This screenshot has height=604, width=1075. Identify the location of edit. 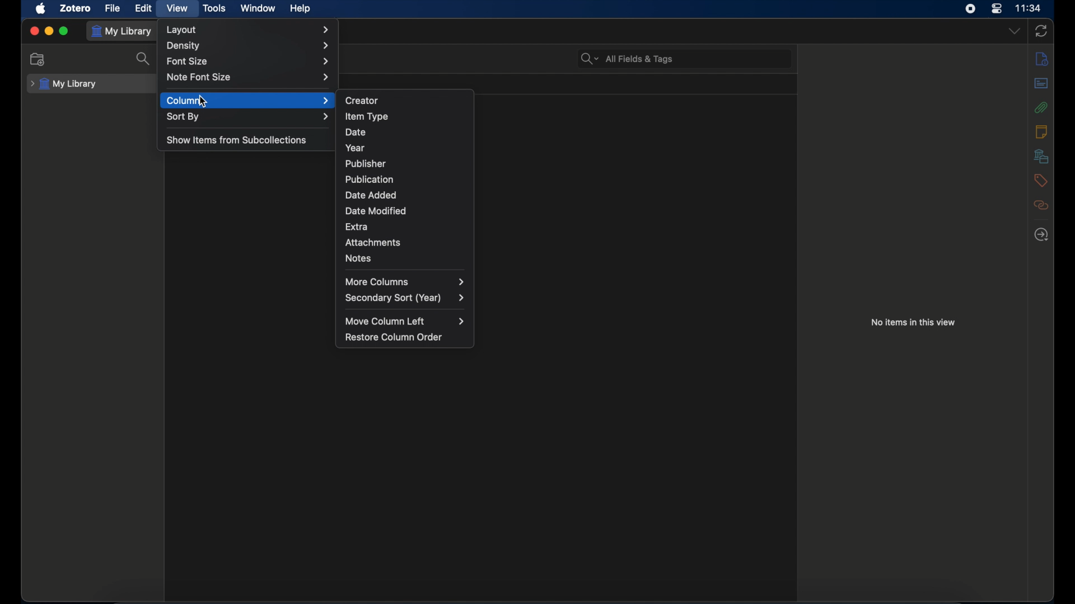
(145, 9).